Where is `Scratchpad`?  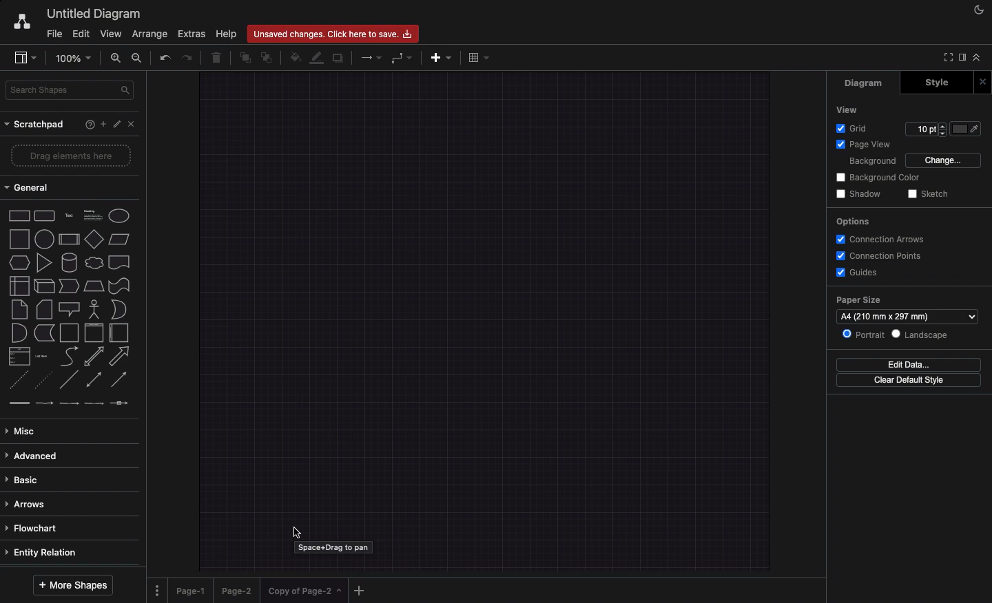
Scratchpad is located at coordinates (37, 125).